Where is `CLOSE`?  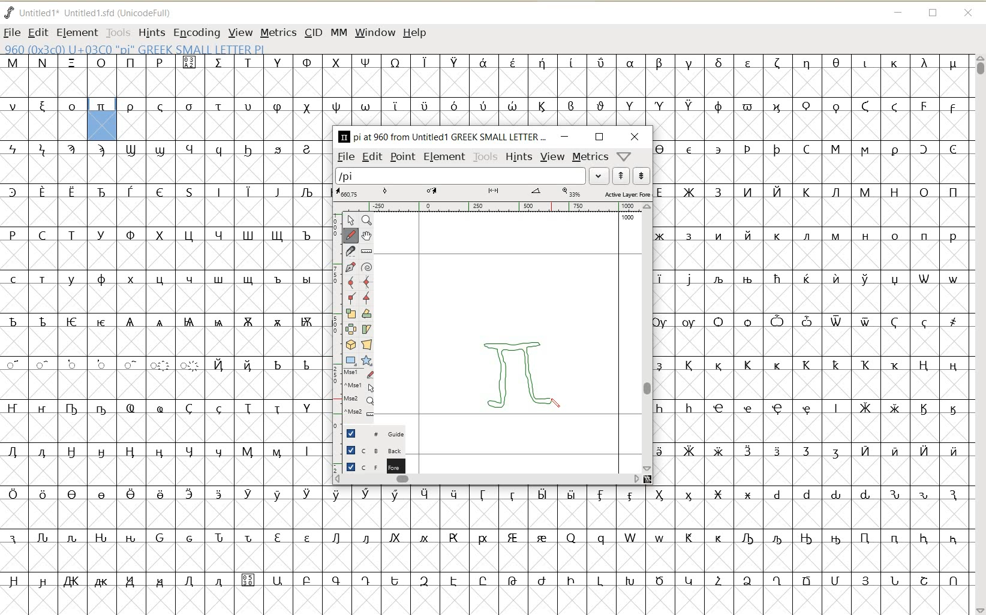
CLOSE is located at coordinates (970, 14).